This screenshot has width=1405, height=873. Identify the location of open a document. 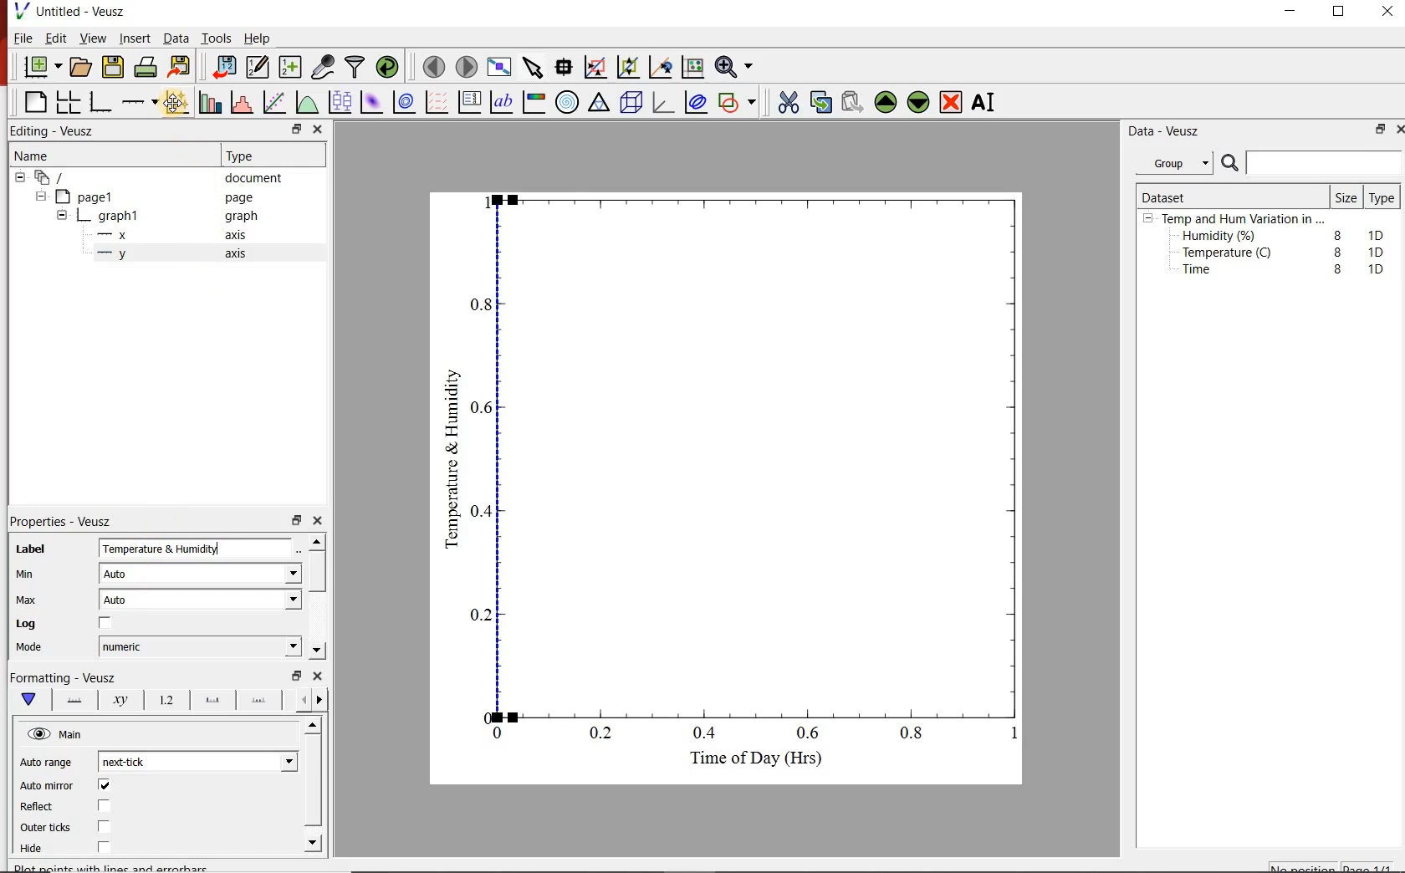
(82, 68).